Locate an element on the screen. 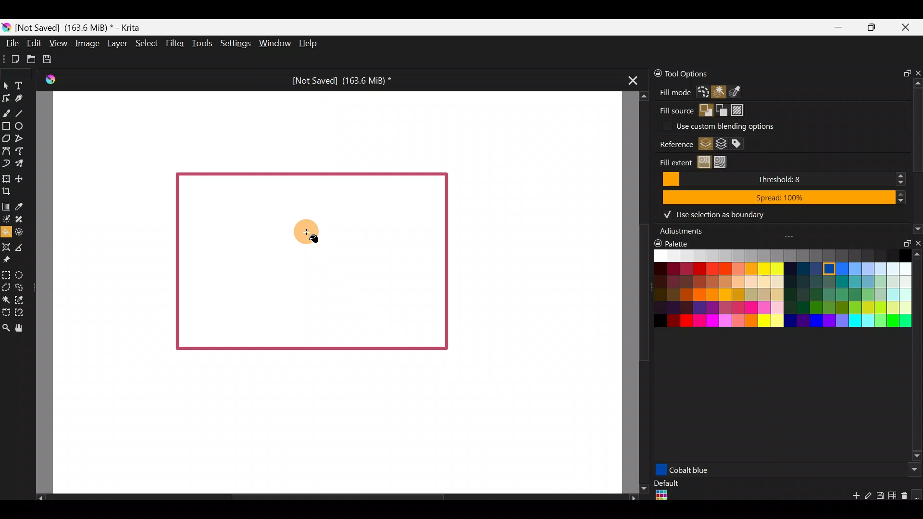 This screenshot has height=519, width=923. Scroll bar is located at coordinates (917, 357).